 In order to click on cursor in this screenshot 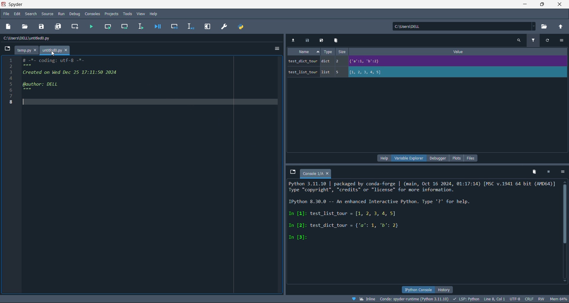, I will do `click(54, 55)`.